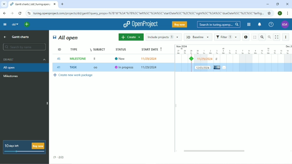 The height and width of the screenshot is (164, 292). I want to click on Resize, so click(176, 106).